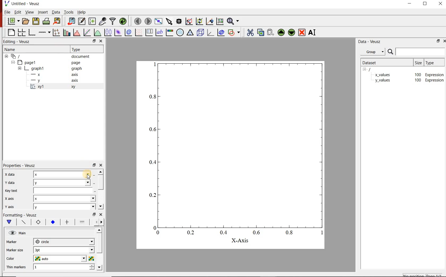 The height and width of the screenshot is (277, 446). What do you see at coordinates (59, 258) in the screenshot?
I see `auto` at bounding box center [59, 258].